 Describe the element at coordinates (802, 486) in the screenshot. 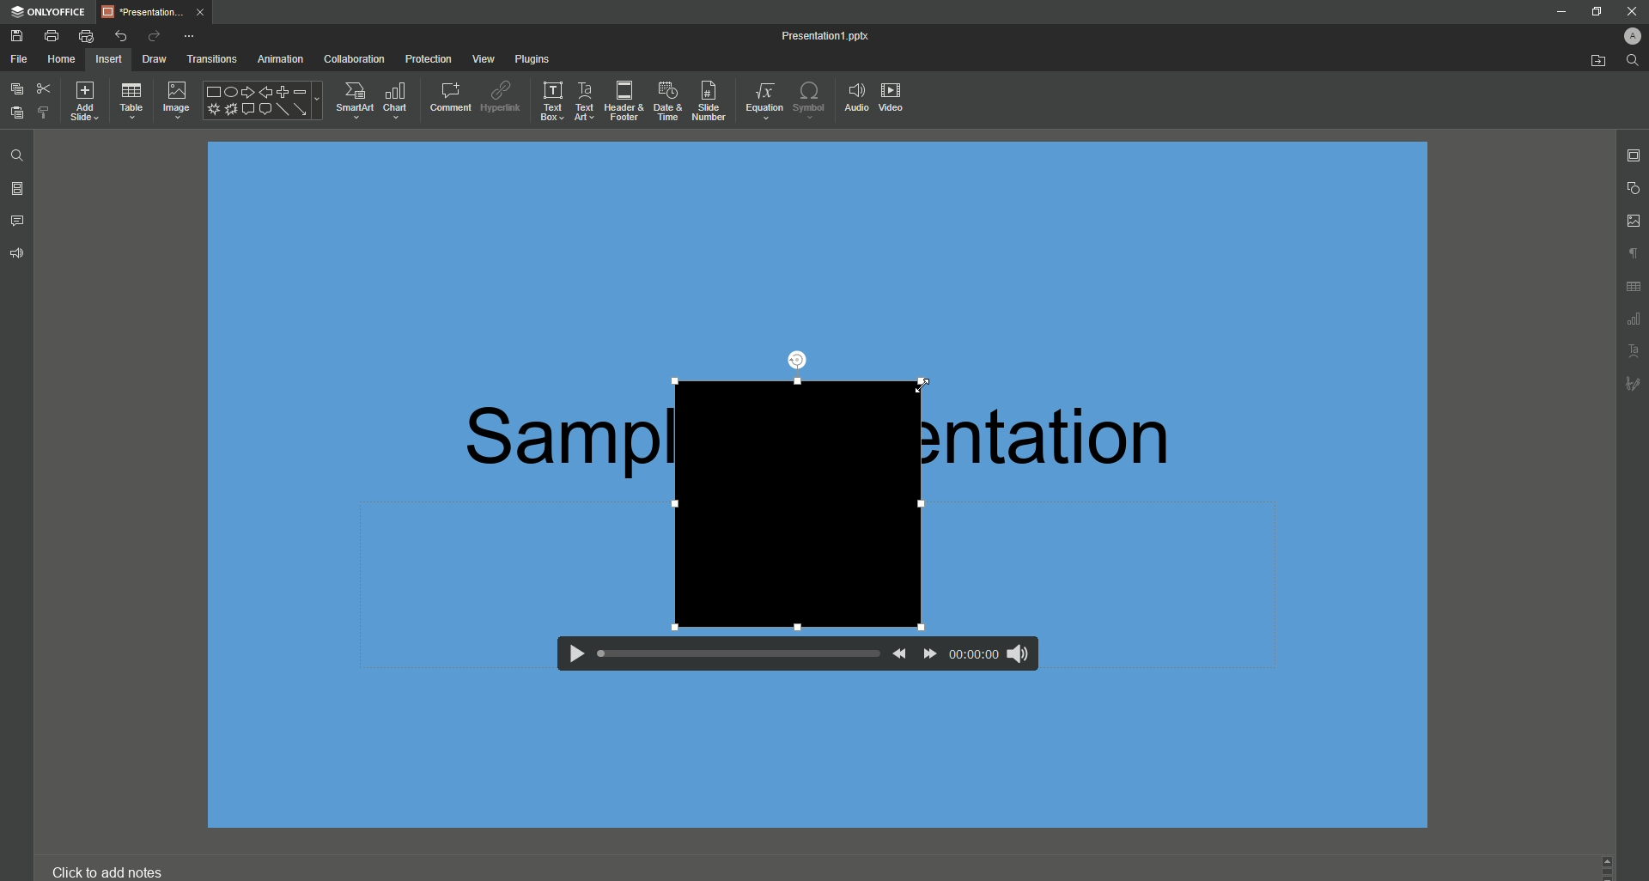

I see `Video` at that location.